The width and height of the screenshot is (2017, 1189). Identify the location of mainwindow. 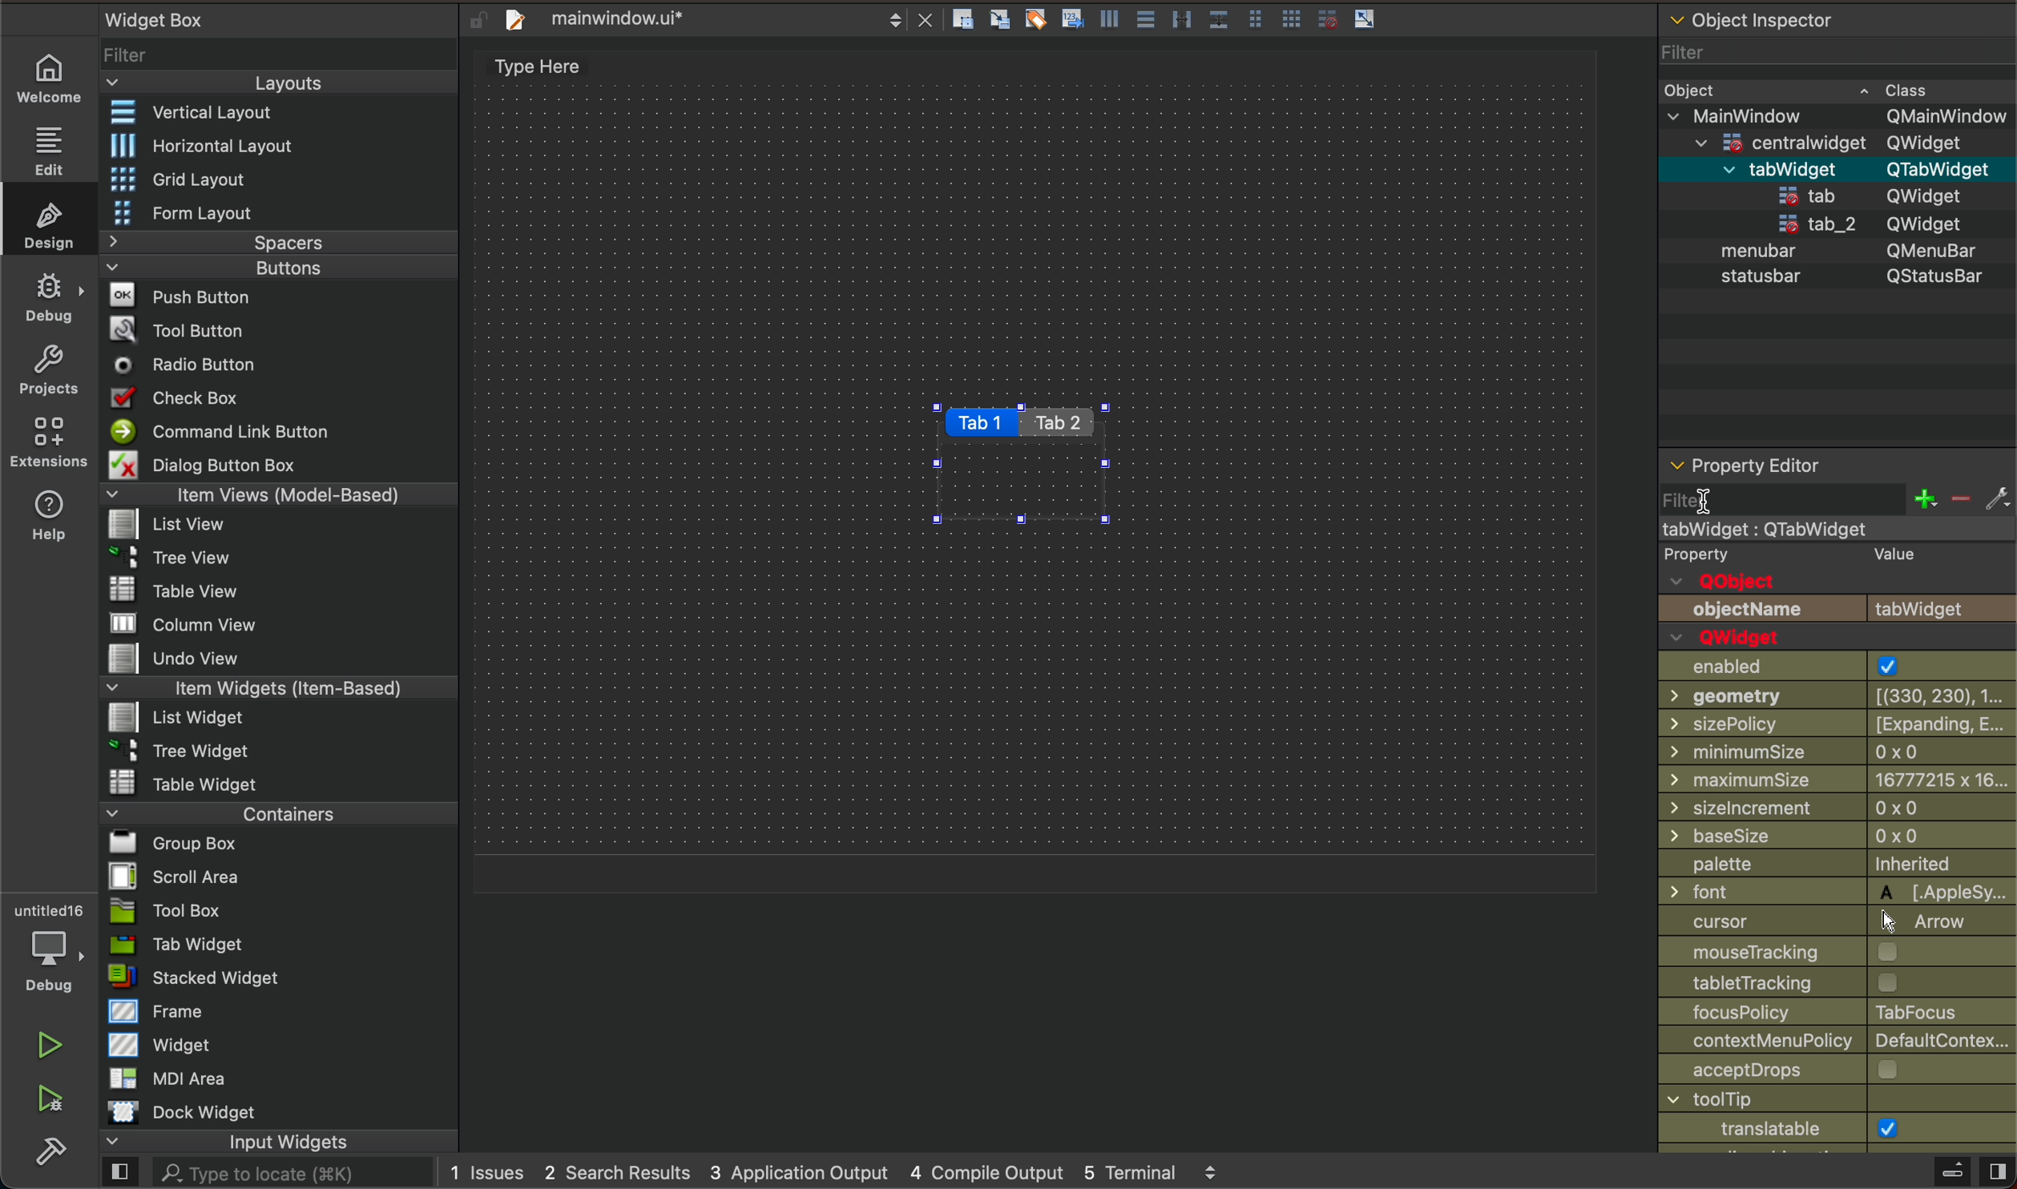
(1841, 528).